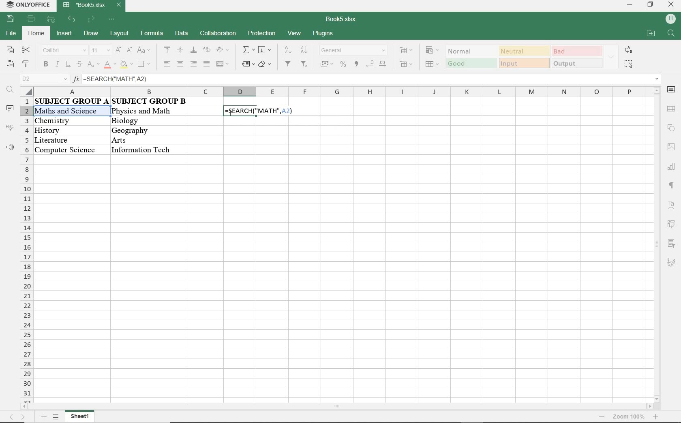 Image resolution: width=681 pixels, height=423 pixels. I want to click on typed formula, so click(260, 111).